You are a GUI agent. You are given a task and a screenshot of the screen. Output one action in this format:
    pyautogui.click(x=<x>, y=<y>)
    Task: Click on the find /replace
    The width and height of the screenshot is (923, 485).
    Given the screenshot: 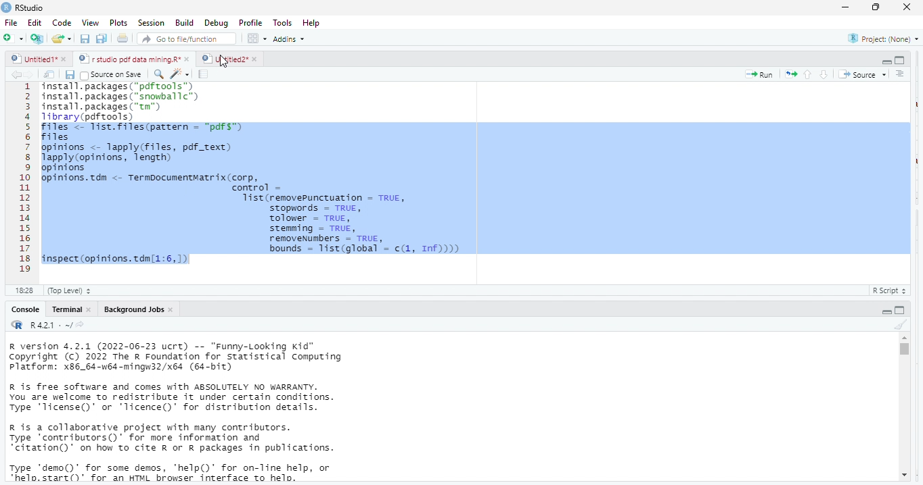 What is the action you would take?
    pyautogui.click(x=158, y=74)
    